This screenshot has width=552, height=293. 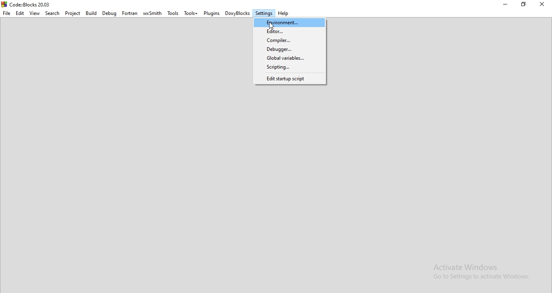 I want to click on Debugger, so click(x=290, y=49).